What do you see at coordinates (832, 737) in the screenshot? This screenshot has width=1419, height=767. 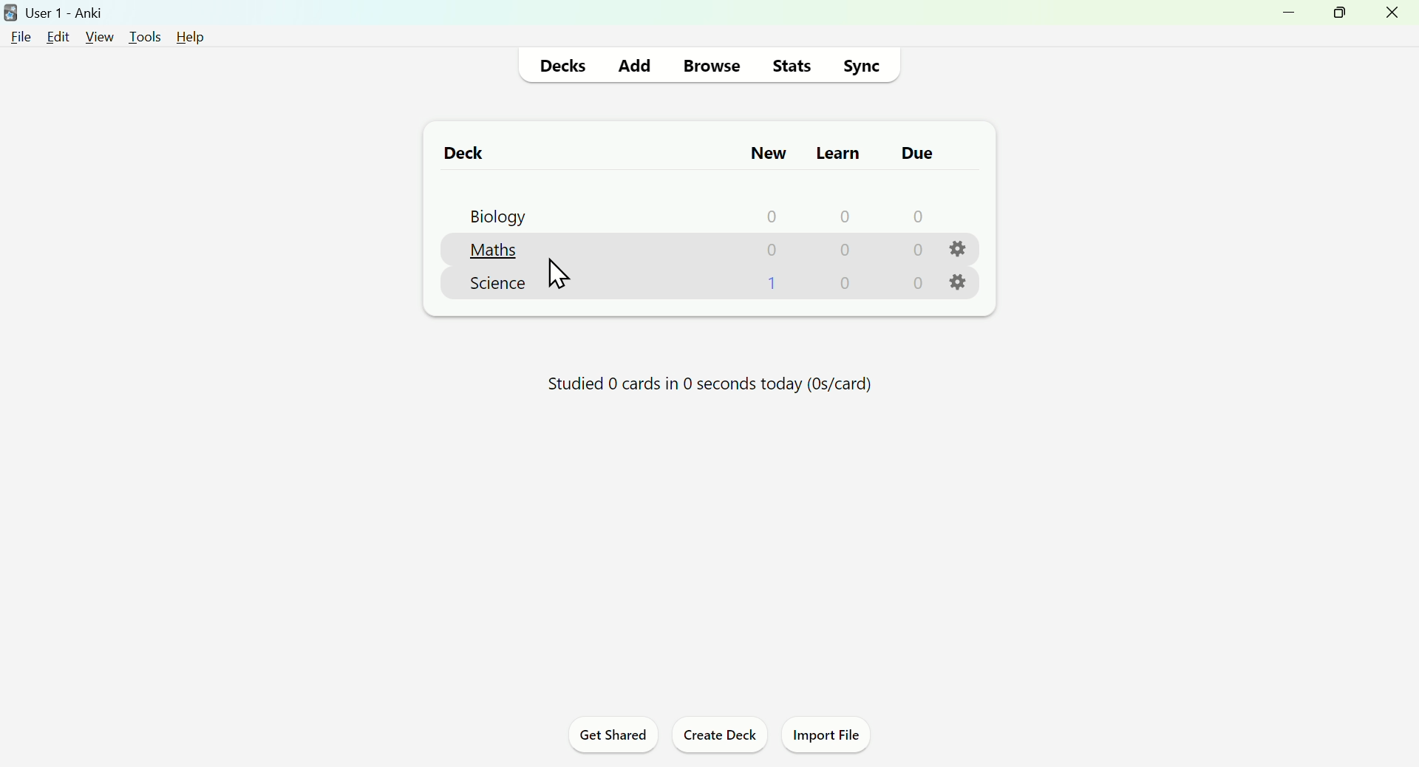 I see `Import File` at bounding box center [832, 737].